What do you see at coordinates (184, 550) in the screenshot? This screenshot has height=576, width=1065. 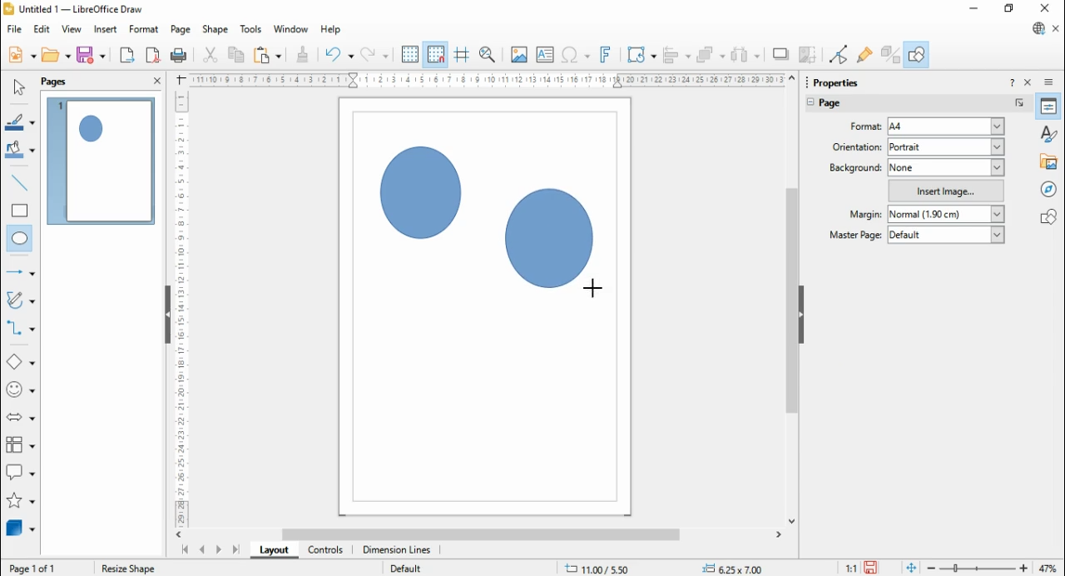 I see `first page` at bounding box center [184, 550].